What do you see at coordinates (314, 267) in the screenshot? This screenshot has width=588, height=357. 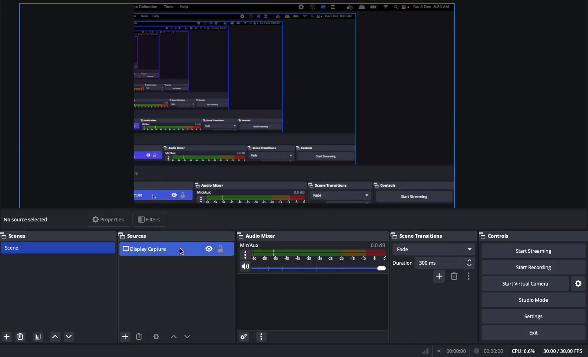 I see `Volume` at bounding box center [314, 267].